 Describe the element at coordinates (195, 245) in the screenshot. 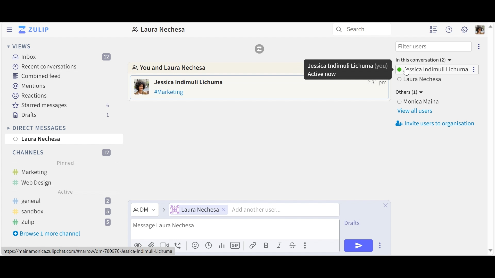

I see `Add emoji` at that location.